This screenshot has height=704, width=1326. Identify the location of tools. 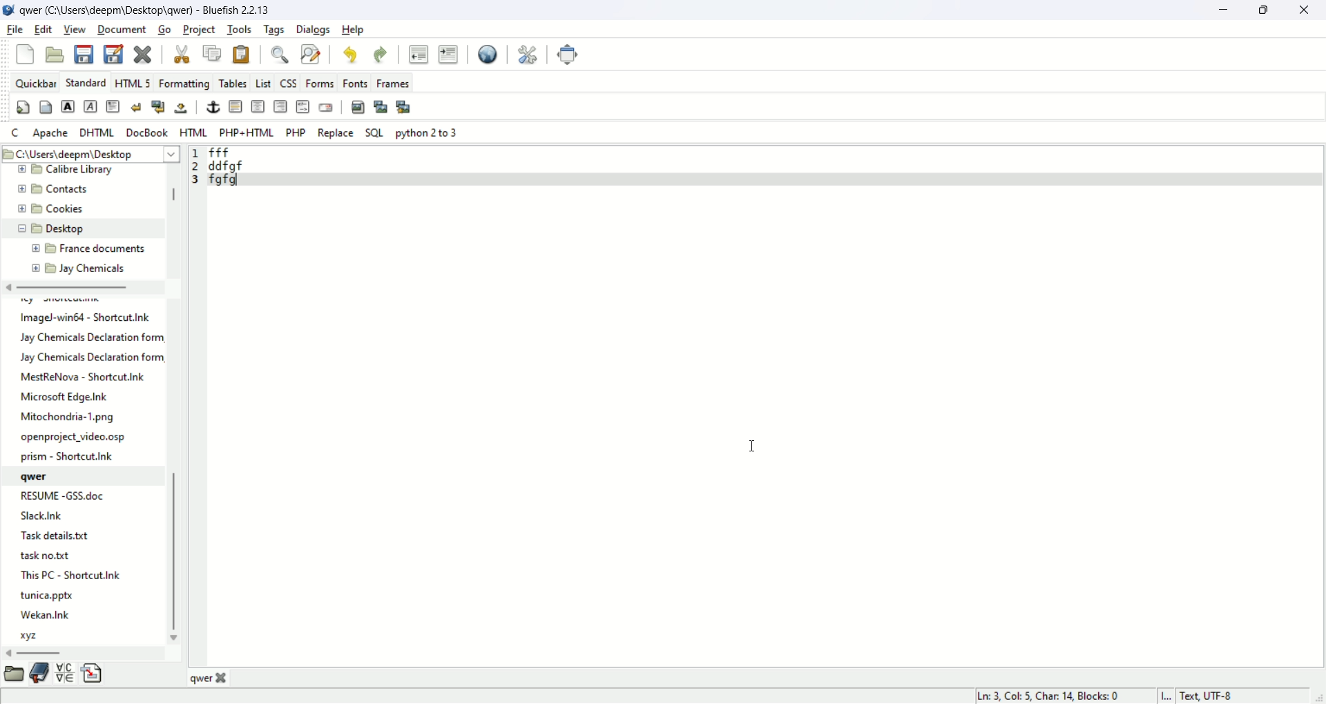
(238, 30).